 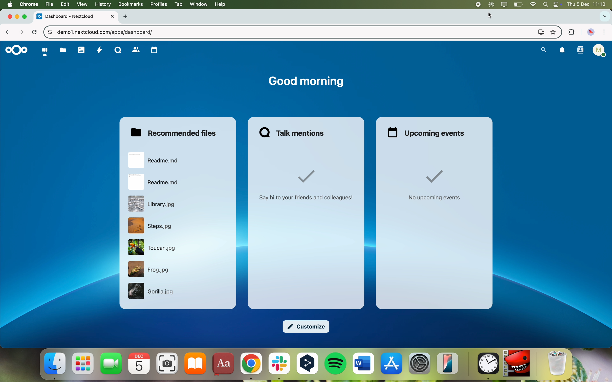 What do you see at coordinates (604, 33) in the screenshot?
I see `customize and control Google Chrome` at bounding box center [604, 33].